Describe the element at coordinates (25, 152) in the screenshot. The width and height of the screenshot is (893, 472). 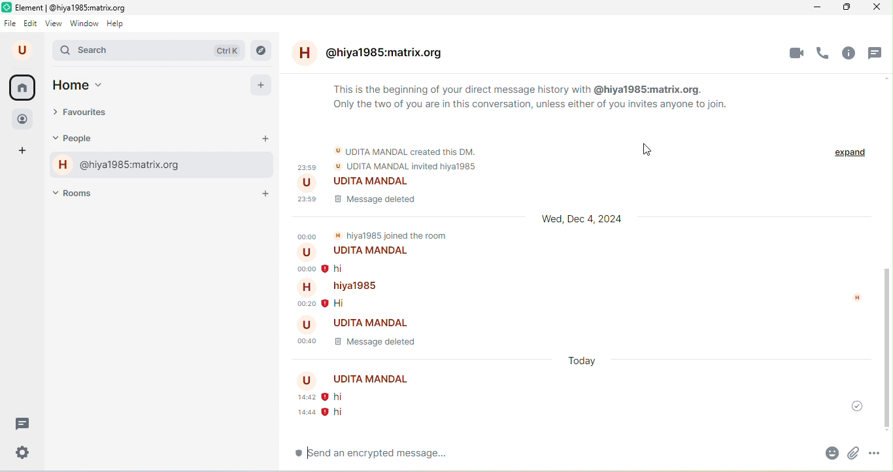
I see `add space` at that location.